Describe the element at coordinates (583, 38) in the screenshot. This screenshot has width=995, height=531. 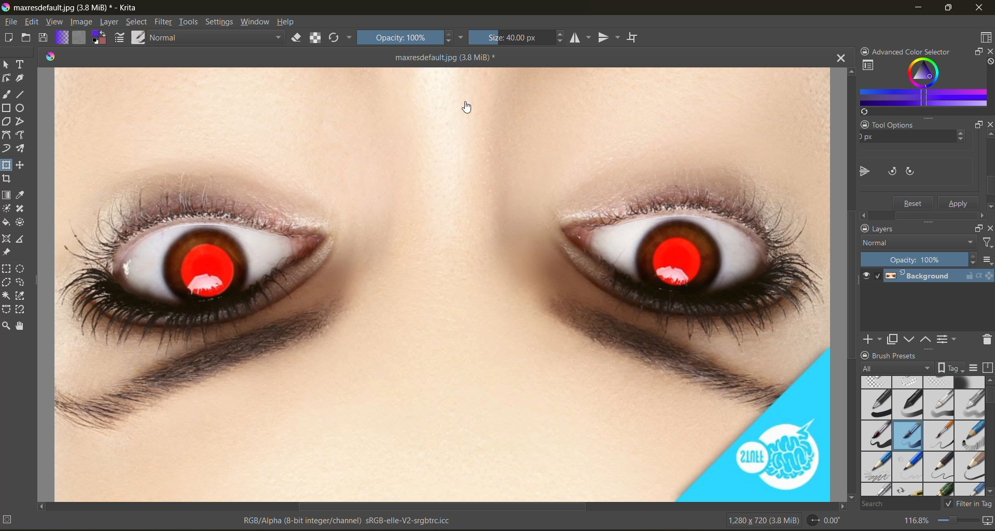
I see `horizontal mirror tool` at that location.